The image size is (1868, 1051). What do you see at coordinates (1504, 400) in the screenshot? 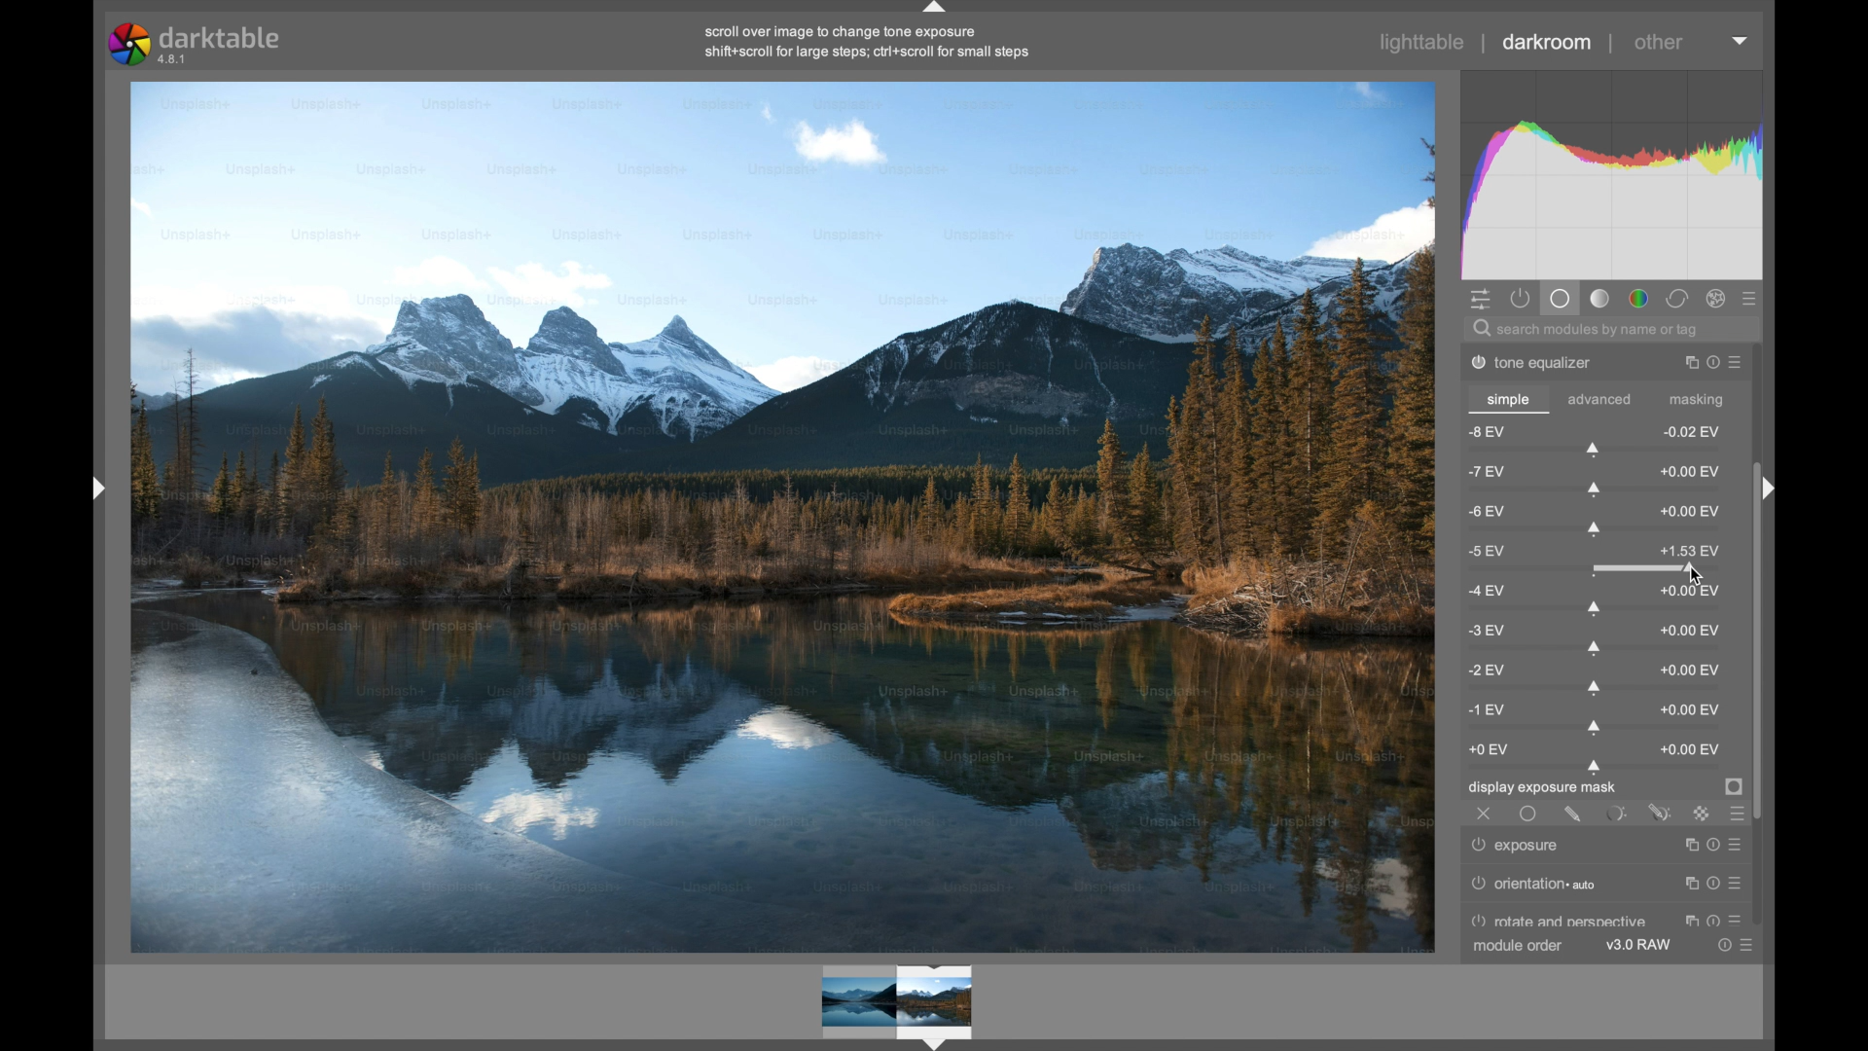
I see `simple` at bounding box center [1504, 400].